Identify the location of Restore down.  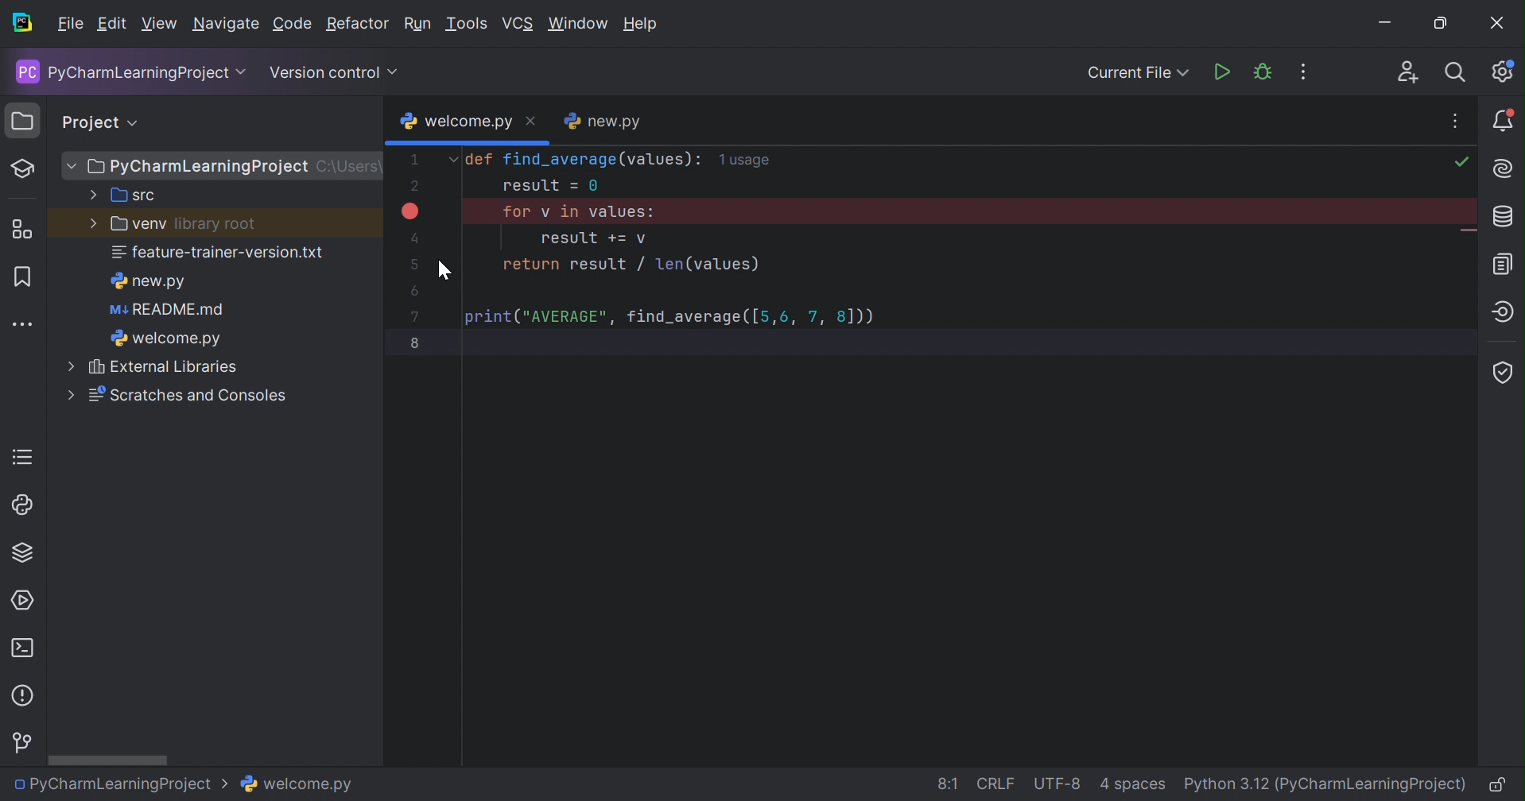
(1439, 25).